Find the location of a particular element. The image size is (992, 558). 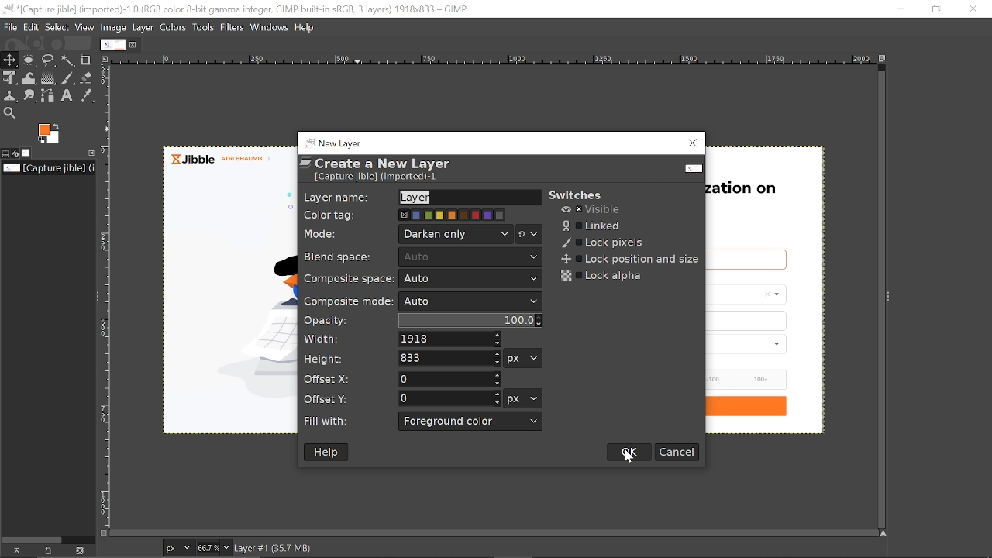

Help is located at coordinates (325, 451).